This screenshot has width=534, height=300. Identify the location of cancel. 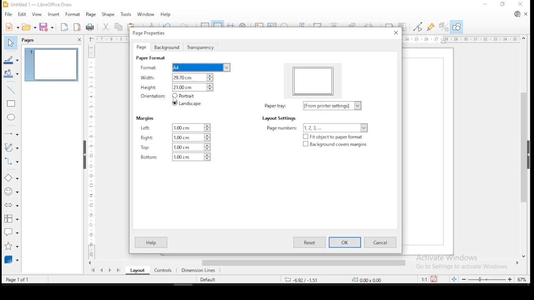
(380, 242).